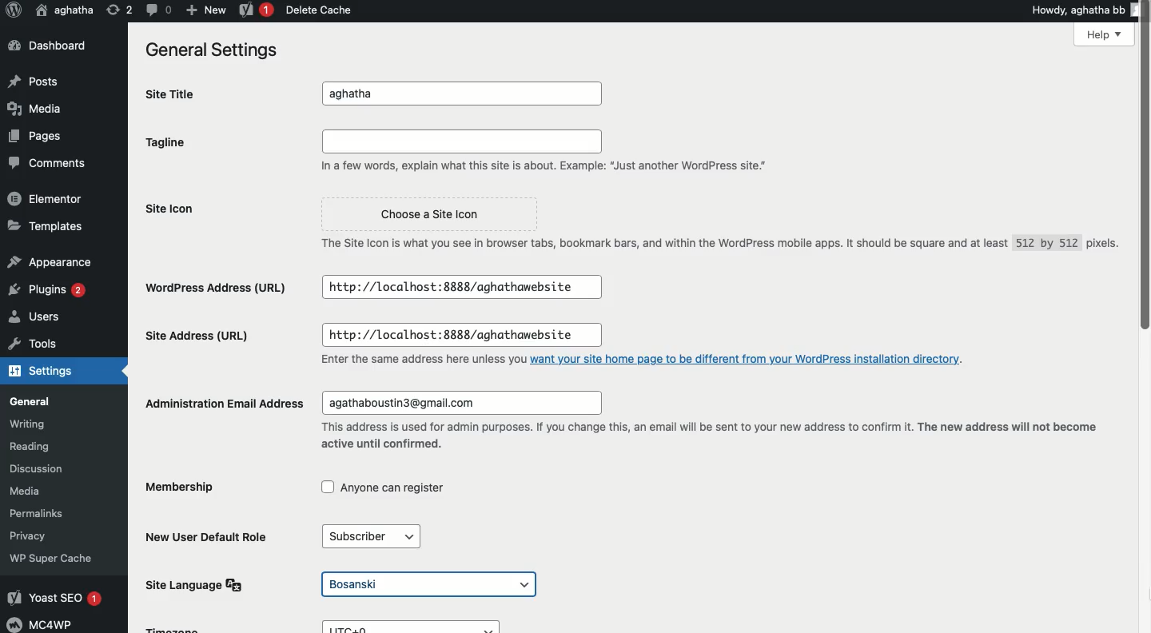  I want to click on http://localhost:8888/aghathawebsite, so click(454, 336).